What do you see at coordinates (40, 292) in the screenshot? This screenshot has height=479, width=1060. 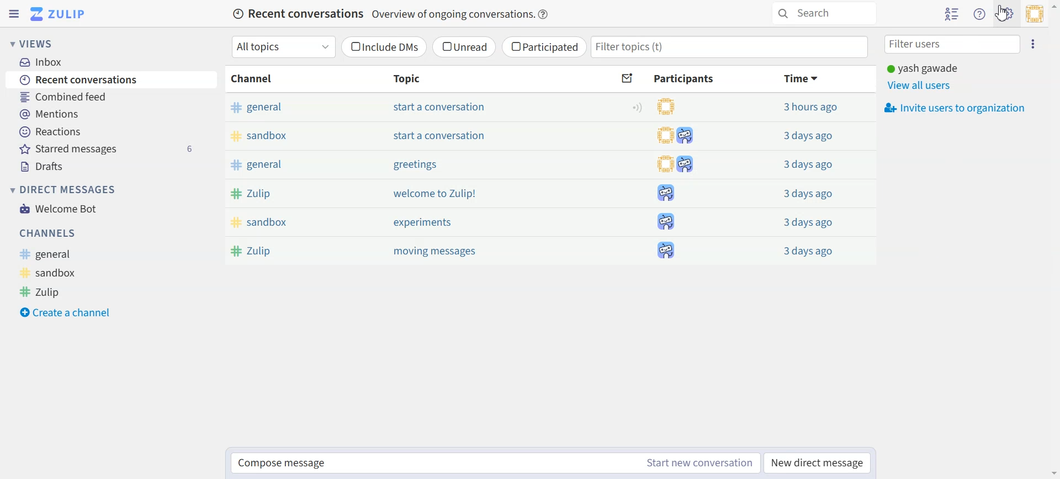 I see `Zulip` at bounding box center [40, 292].